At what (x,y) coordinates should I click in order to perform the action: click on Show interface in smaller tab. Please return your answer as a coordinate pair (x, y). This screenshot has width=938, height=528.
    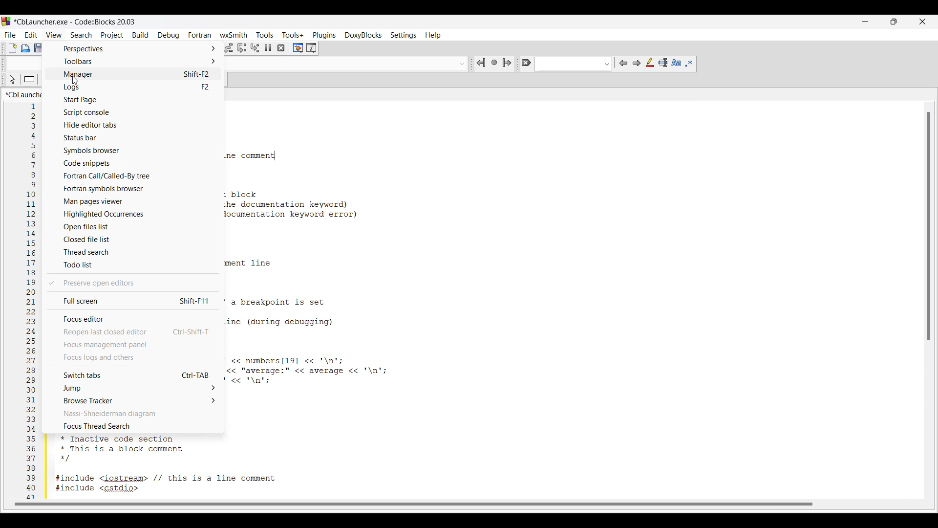
    Looking at the image, I should click on (894, 22).